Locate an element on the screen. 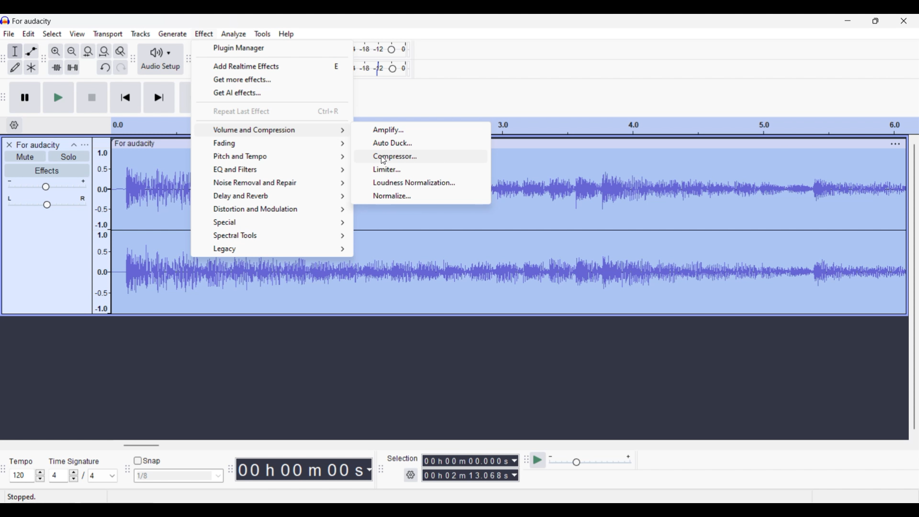 Image resolution: width=919 pixels, height=517 pixels. EQ and filter is located at coordinates (272, 169).